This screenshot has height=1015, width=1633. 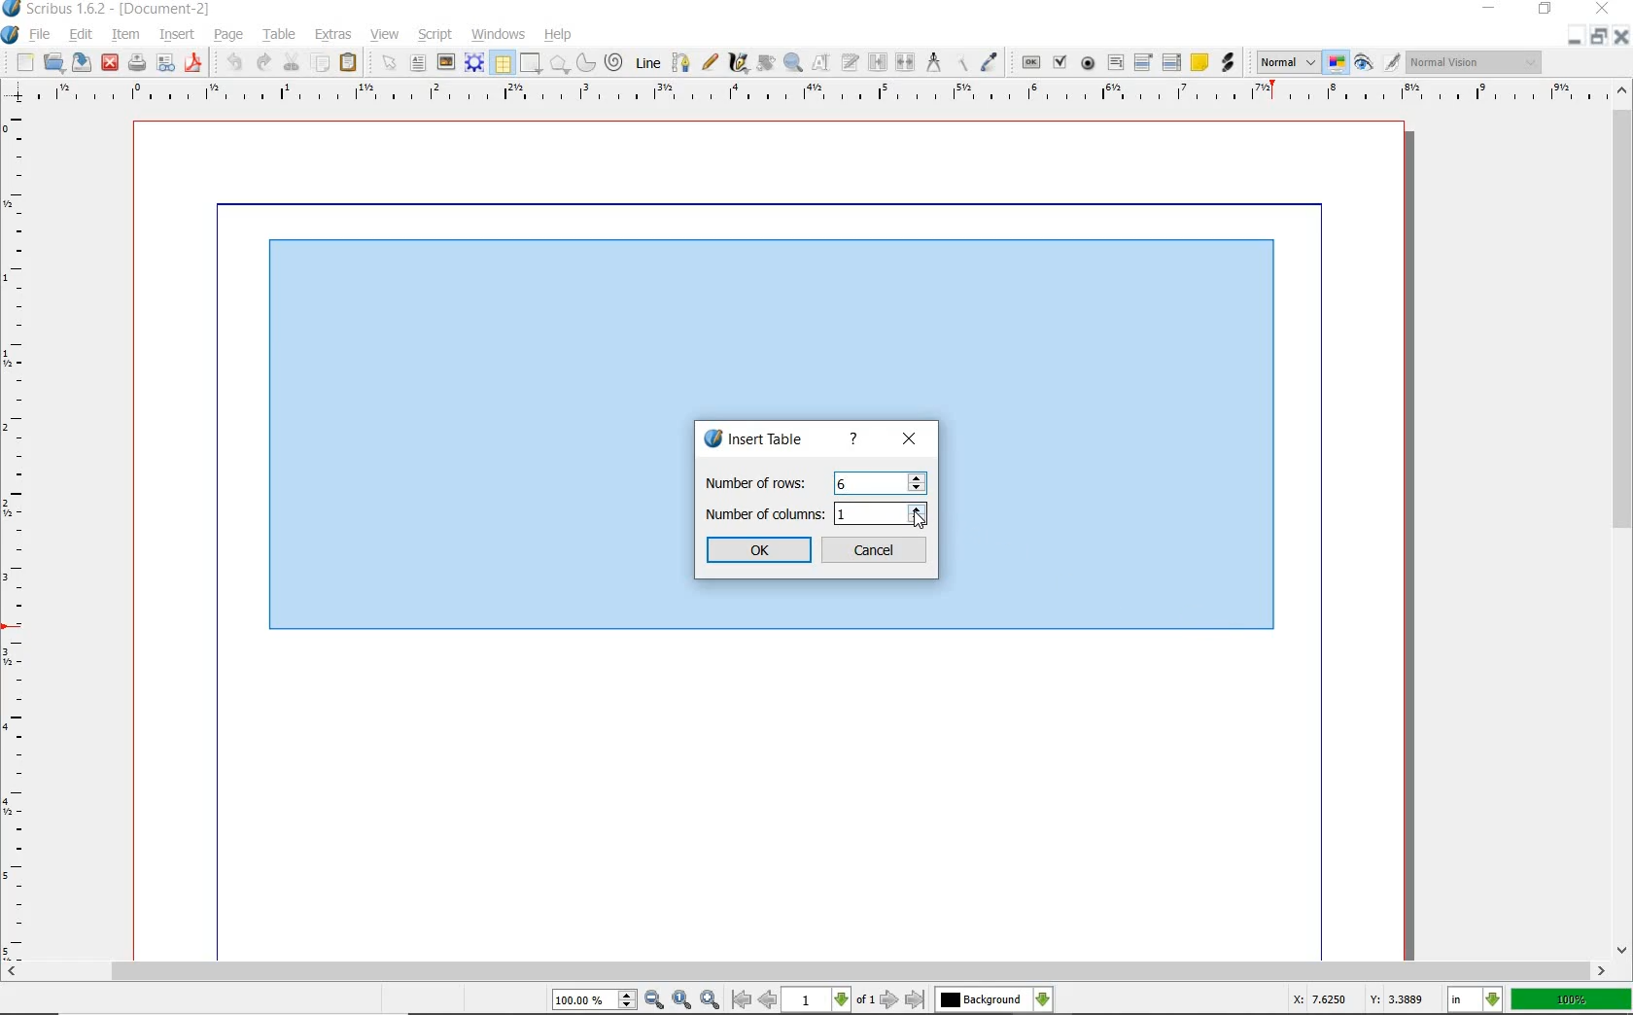 What do you see at coordinates (1598, 36) in the screenshot?
I see `restore` at bounding box center [1598, 36].